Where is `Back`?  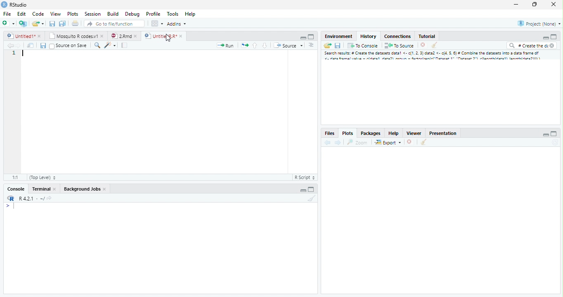
Back is located at coordinates (7, 47).